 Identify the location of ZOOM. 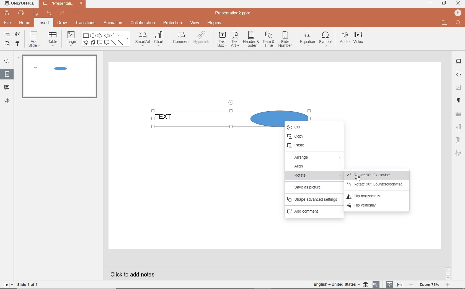
(429, 285).